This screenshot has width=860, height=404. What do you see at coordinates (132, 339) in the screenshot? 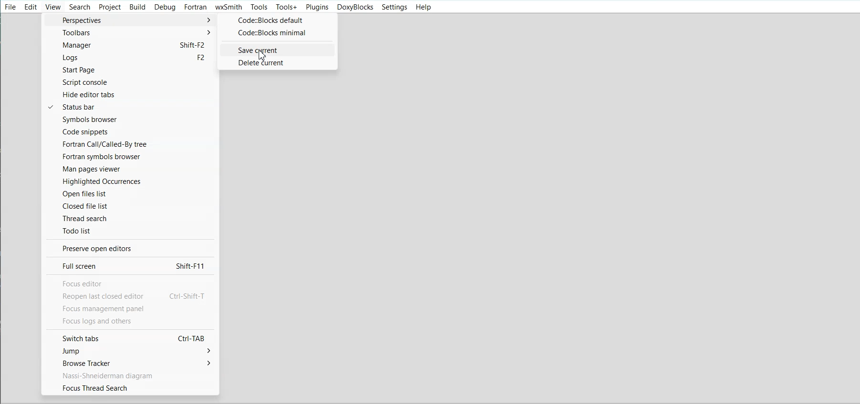
I see `Switch tabs` at bounding box center [132, 339].